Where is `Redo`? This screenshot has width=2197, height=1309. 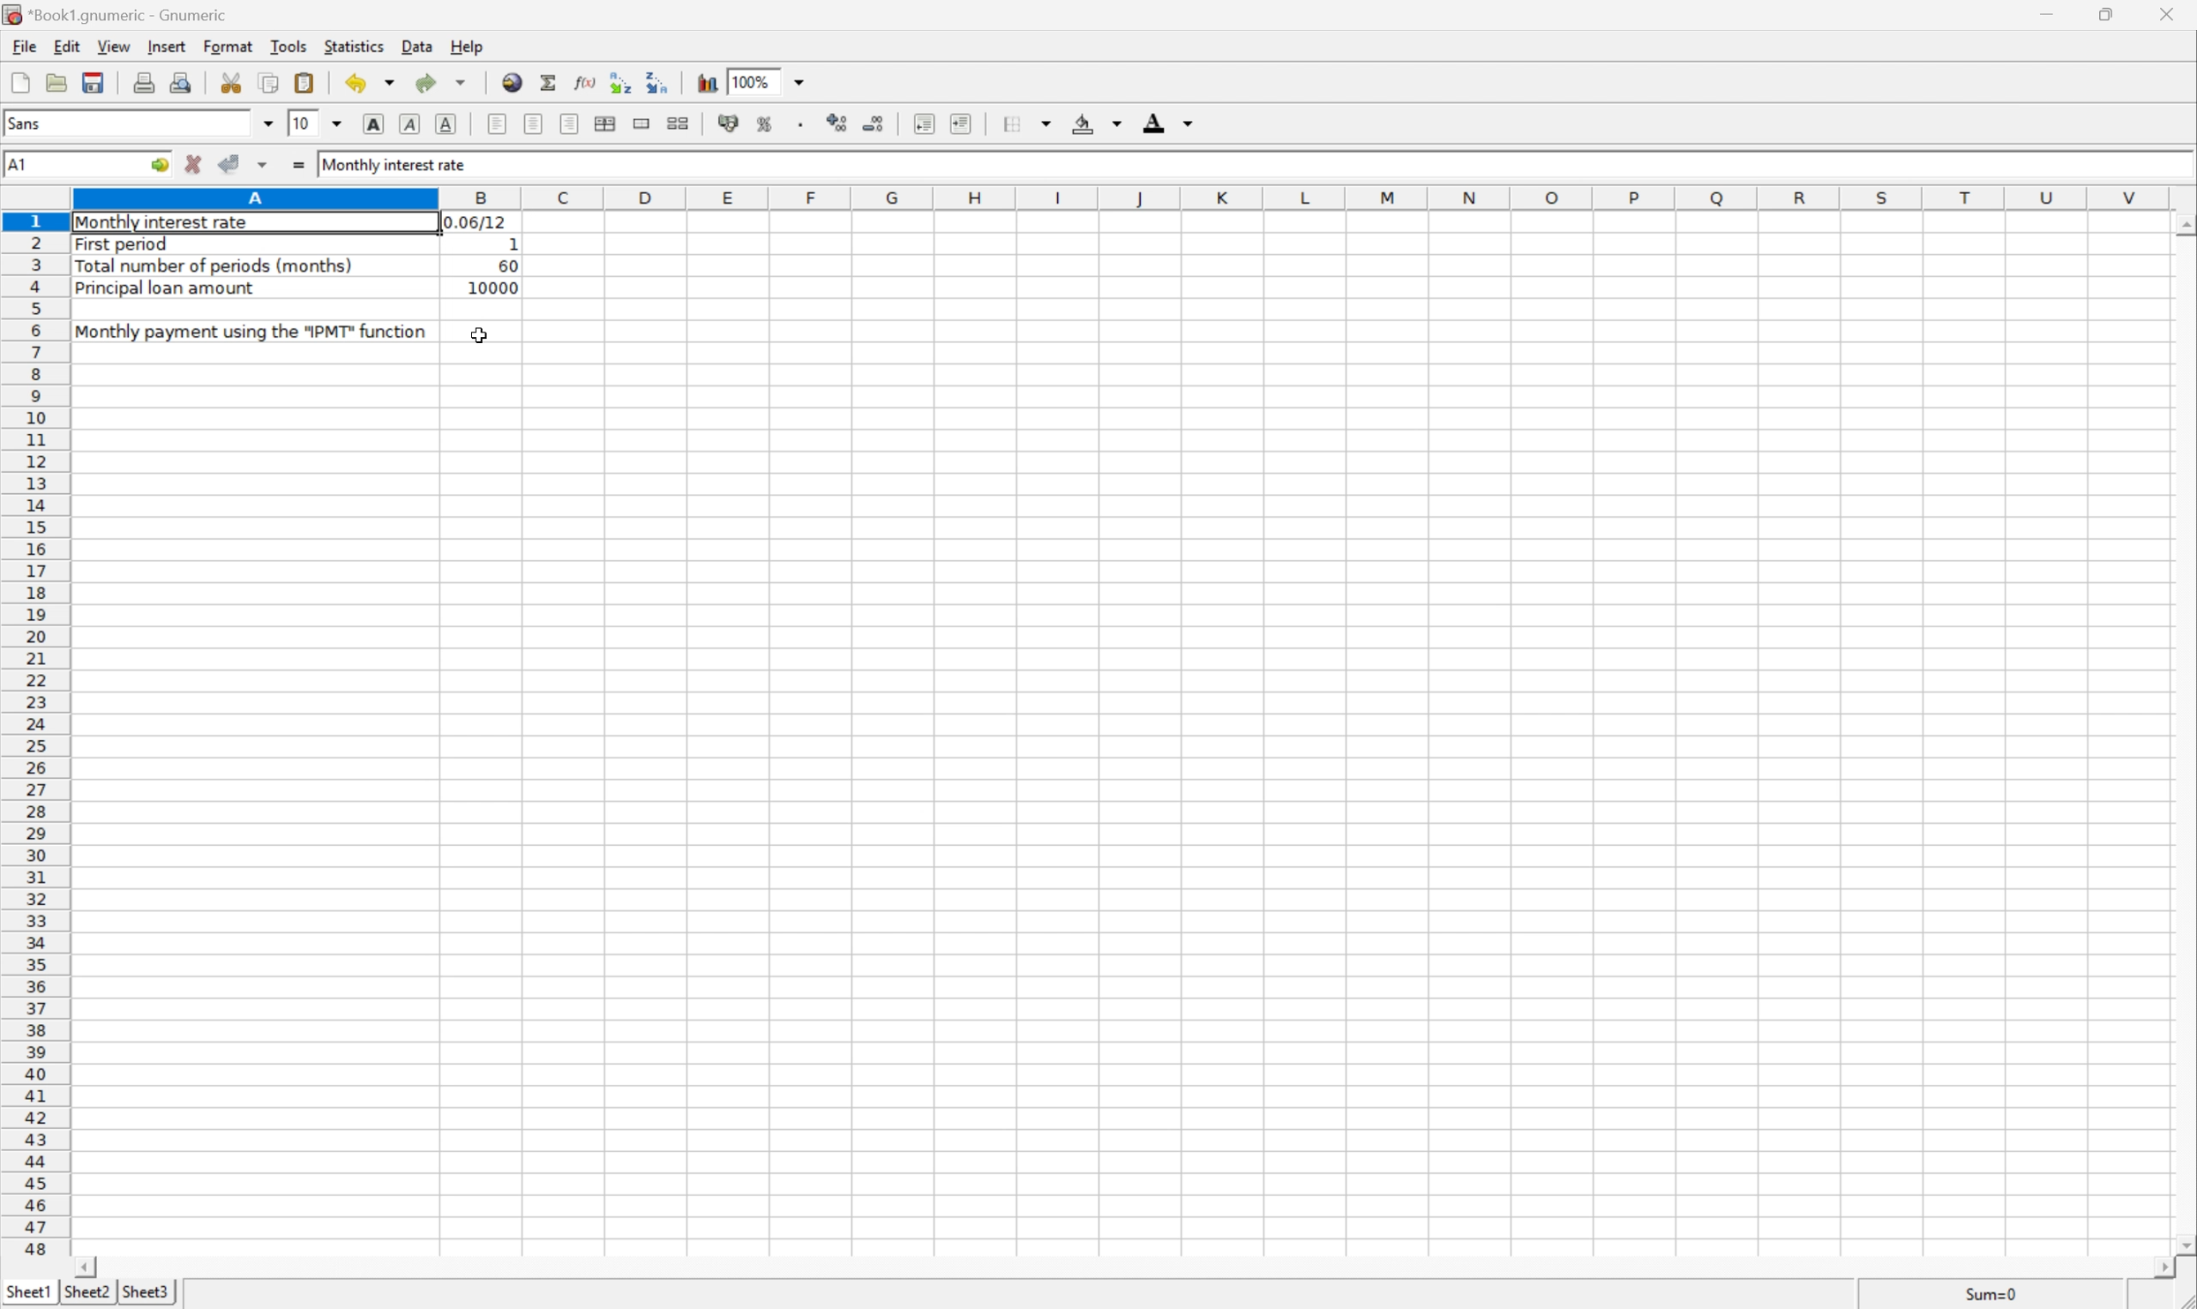
Redo is located at coordinates (442, 80).